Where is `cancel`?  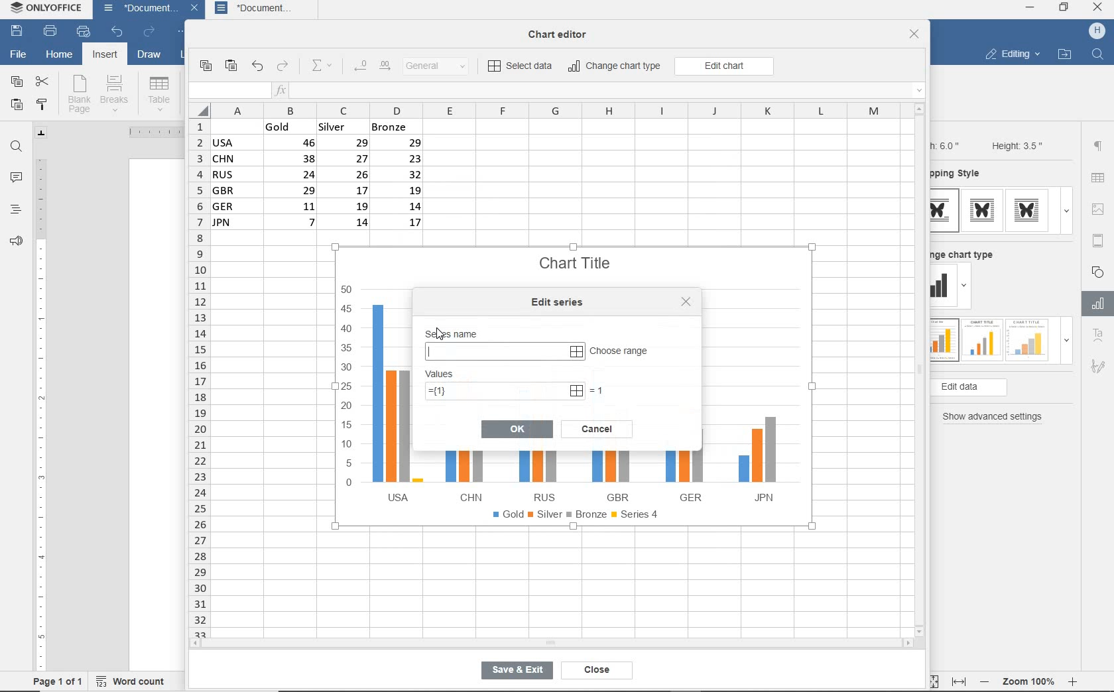
cancel is located at coordinates (597, 428).